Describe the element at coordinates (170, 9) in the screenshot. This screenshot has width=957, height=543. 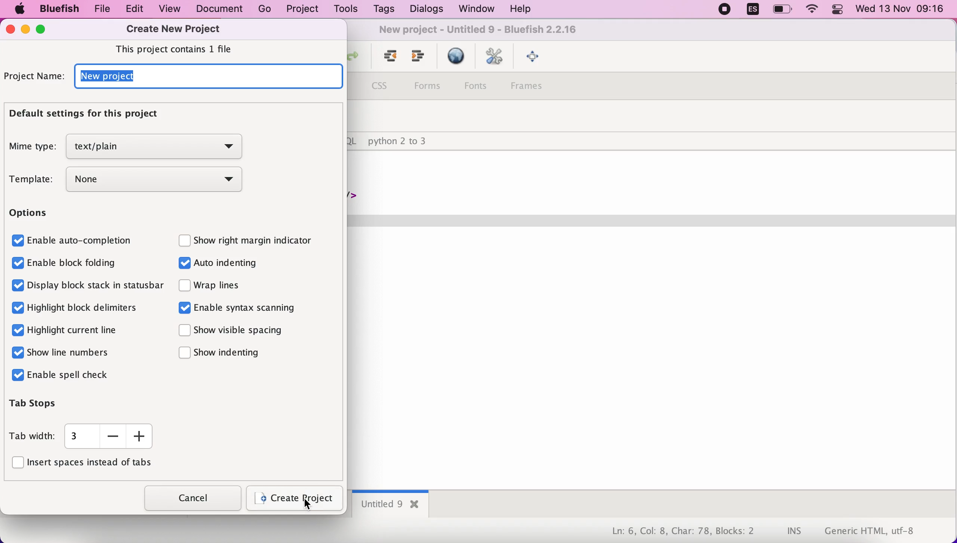
I see `view` at that location.